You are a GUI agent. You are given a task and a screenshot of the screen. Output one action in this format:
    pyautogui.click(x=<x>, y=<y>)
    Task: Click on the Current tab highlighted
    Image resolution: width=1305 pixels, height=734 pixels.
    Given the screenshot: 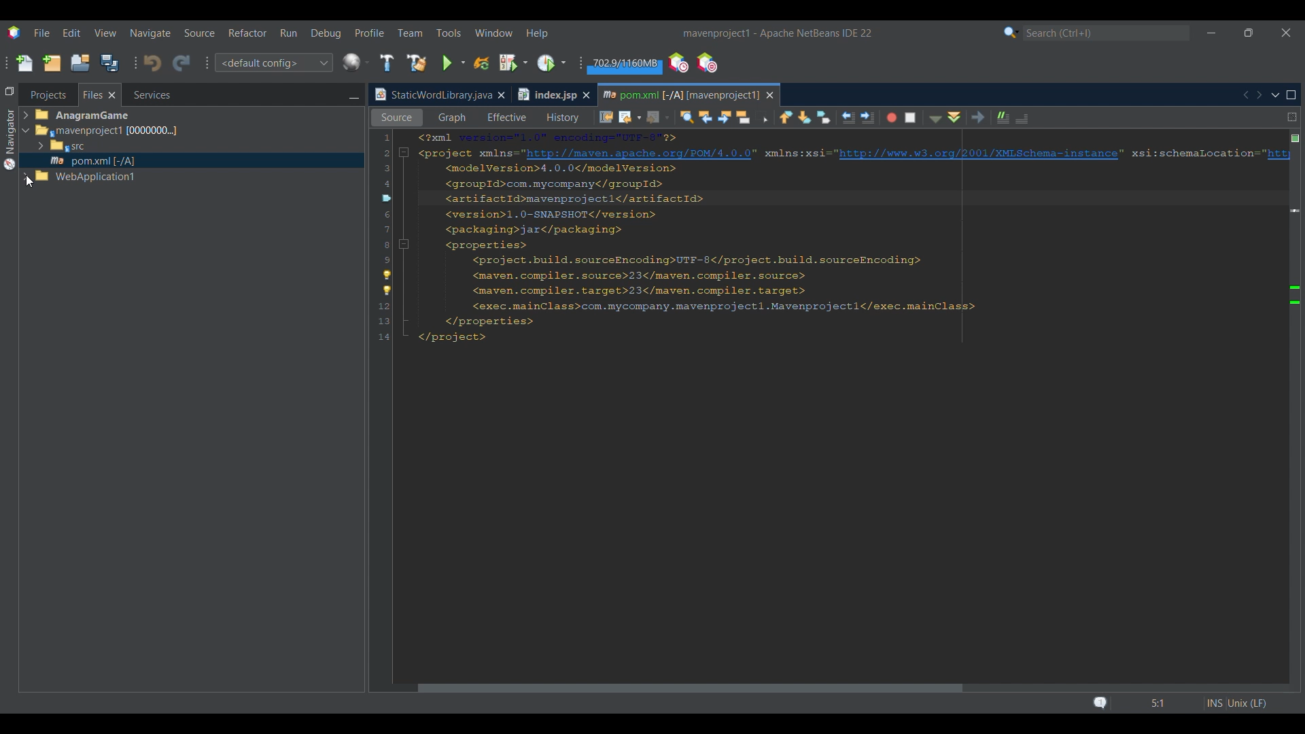 What is the action you would take?
    pyautogui.click(x=432, y=95)
    